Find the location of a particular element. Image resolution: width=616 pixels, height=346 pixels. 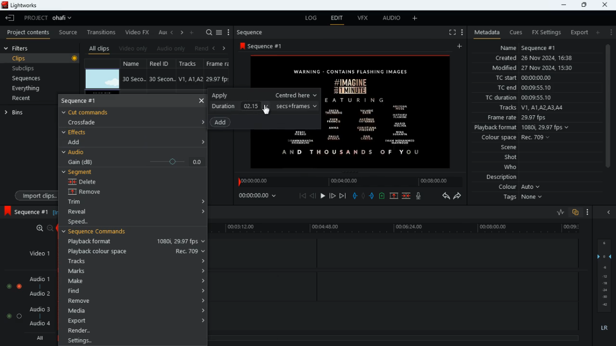

duration is located at coordinates (242, 105).